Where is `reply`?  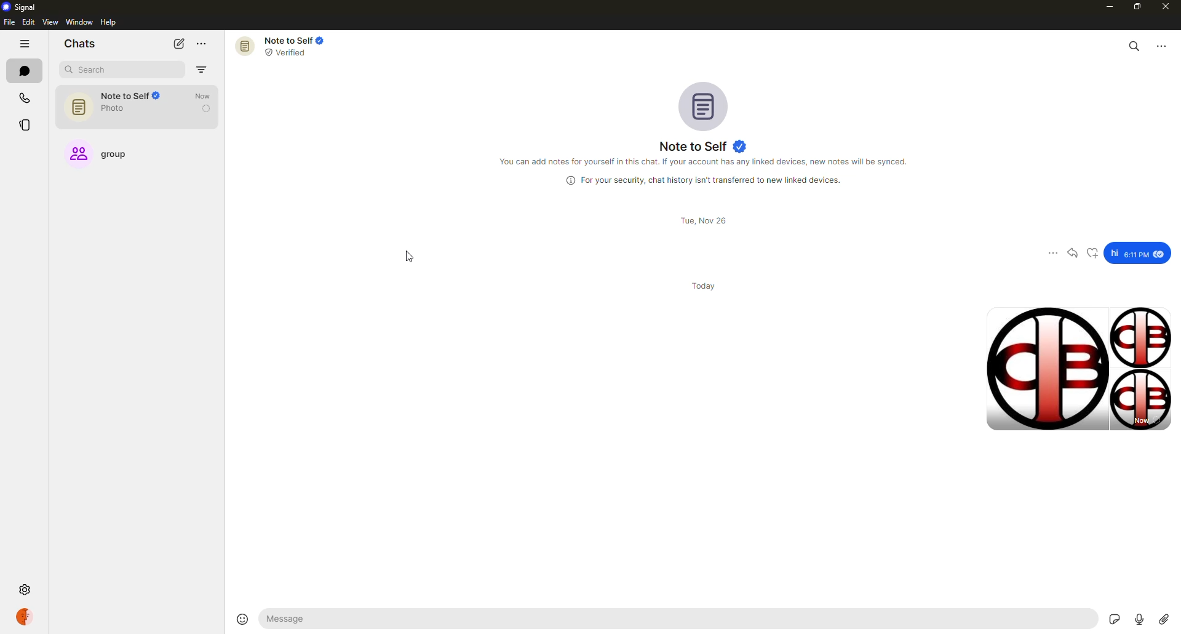
reply is located at coordinates (1075, 254).